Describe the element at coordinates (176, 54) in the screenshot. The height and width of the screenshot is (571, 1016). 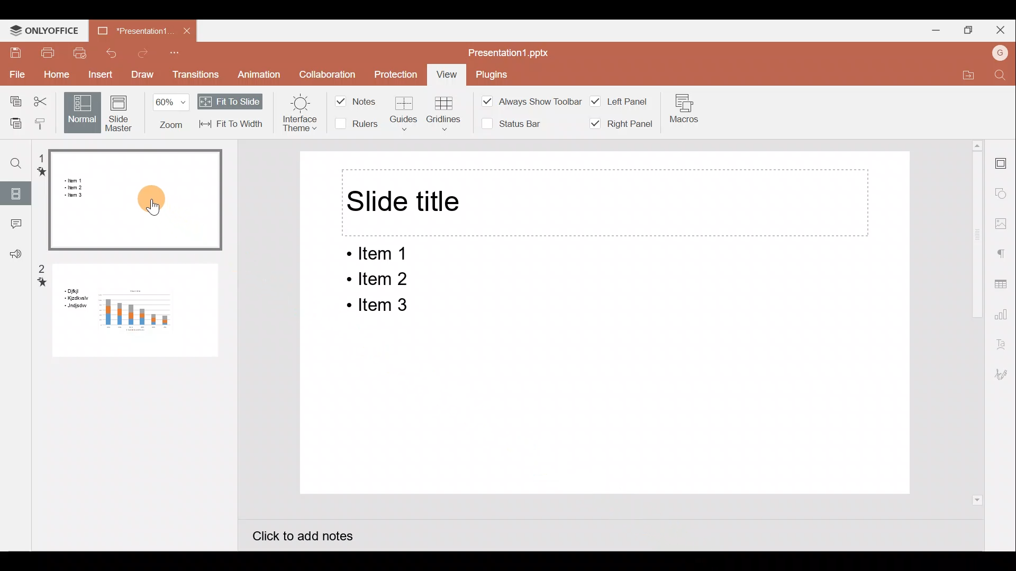
I see `Customize quick access toolbar` at that location.